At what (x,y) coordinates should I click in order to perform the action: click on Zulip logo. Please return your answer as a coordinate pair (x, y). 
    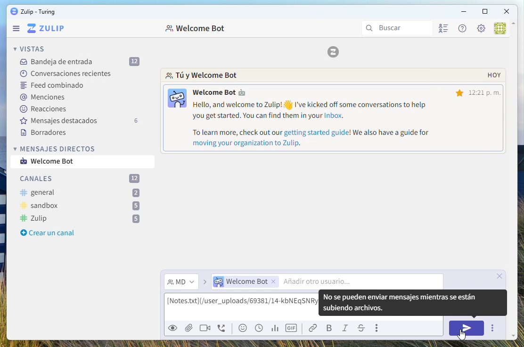
    Looking at the image, I should click on (46, 29).